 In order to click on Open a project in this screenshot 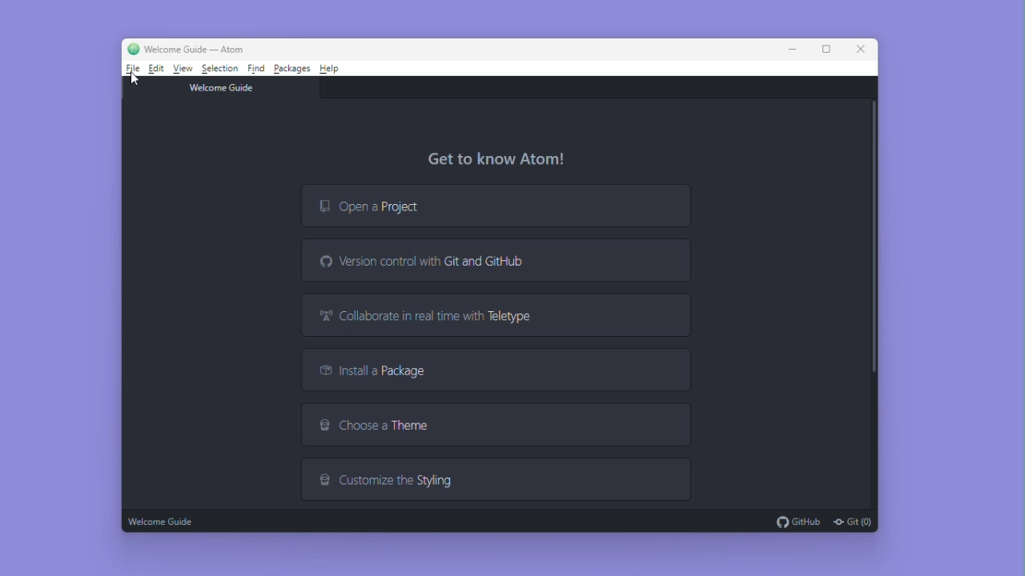, I will do `click(492, 206)`.